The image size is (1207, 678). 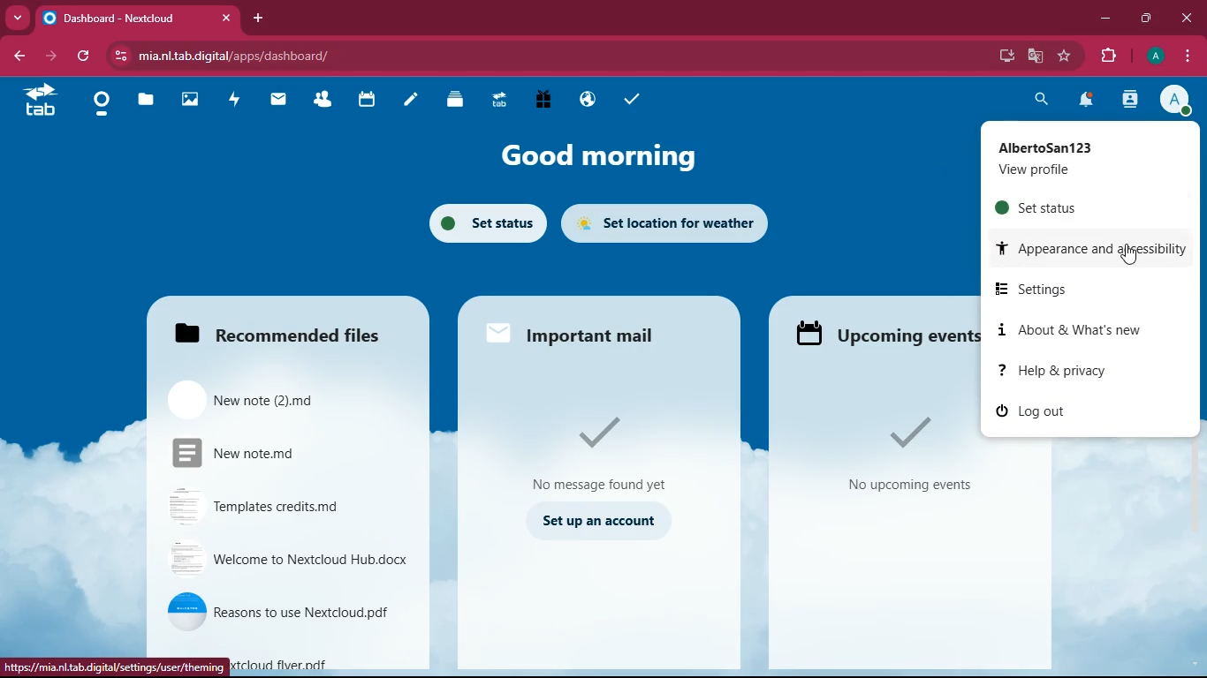 I want to click on desktop, so click(x=1003, y=56).